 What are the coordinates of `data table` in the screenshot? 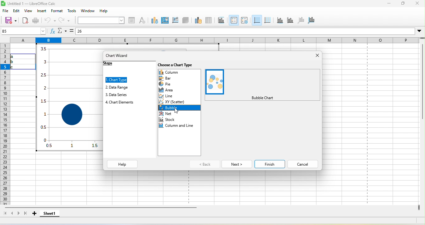 It's located at (208, 21).